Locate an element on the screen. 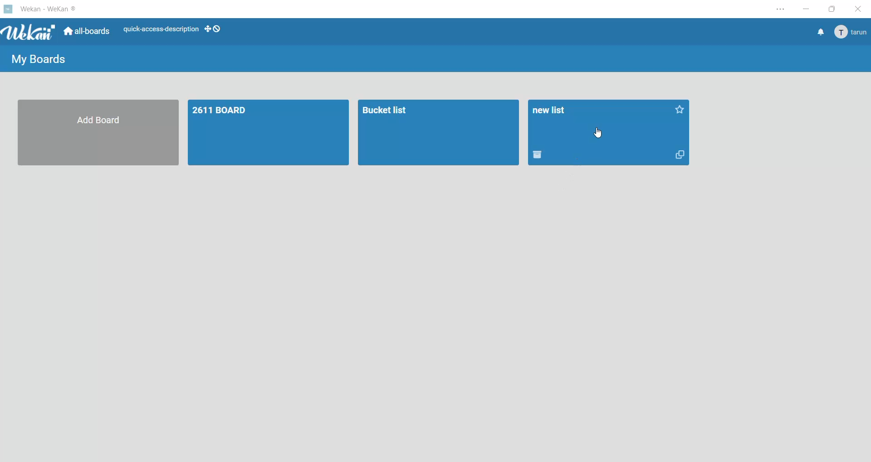 The image size is (871, 462). add board is located at coordinates (96, 134).